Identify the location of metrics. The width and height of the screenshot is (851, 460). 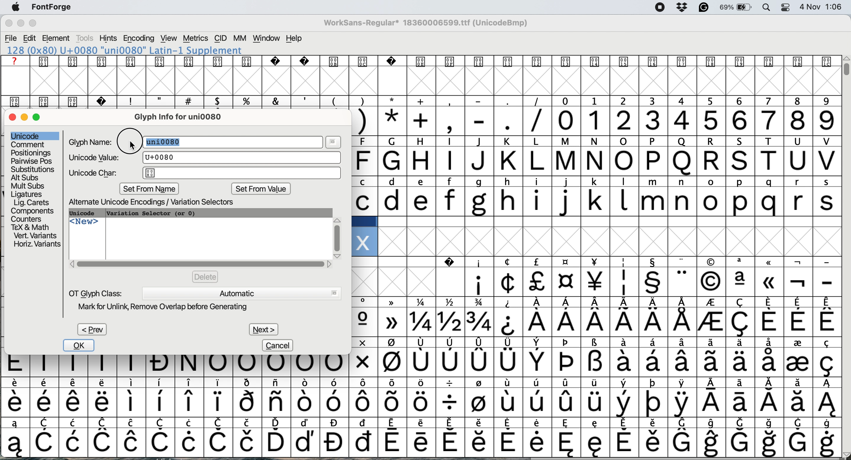
(196, 38).